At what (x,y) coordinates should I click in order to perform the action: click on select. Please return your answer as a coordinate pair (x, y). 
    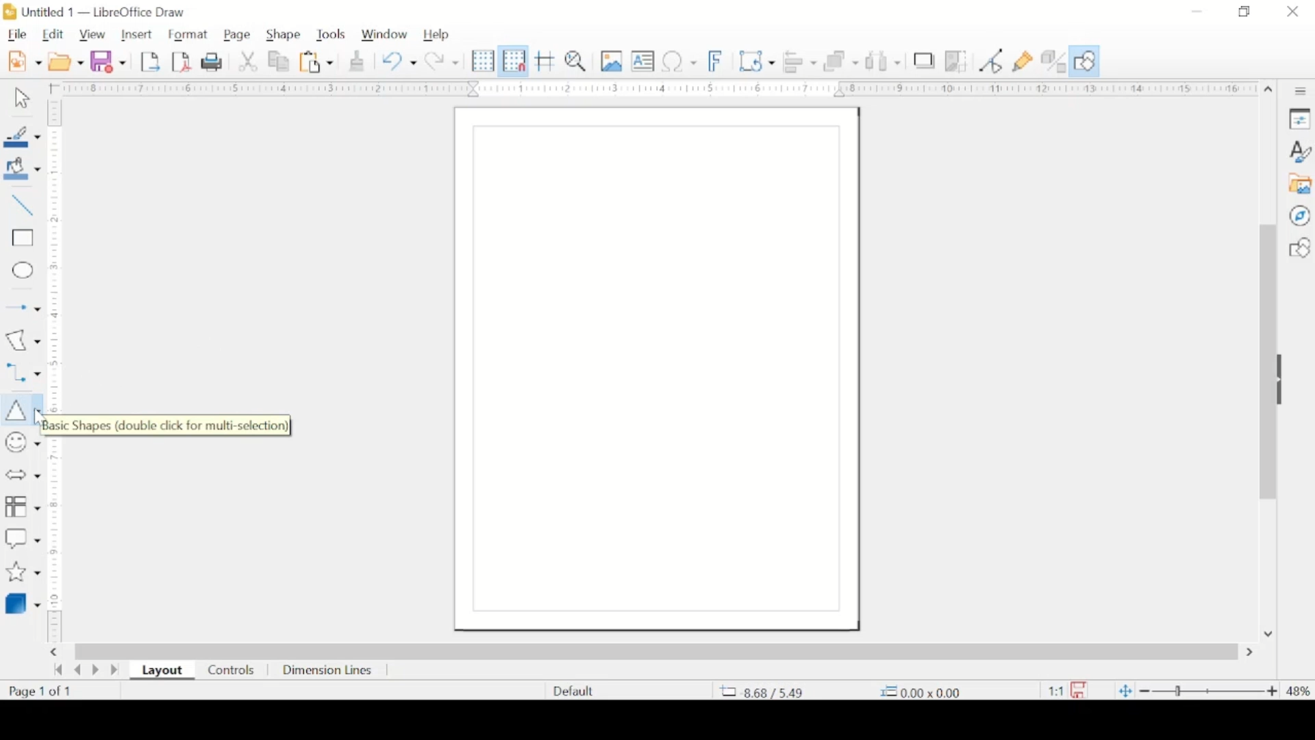
    Looking at the image, I should click on (22, 101).